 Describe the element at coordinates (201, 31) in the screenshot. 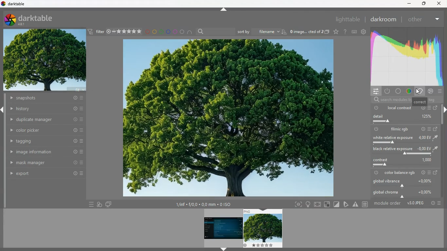

I see `search` at that location.